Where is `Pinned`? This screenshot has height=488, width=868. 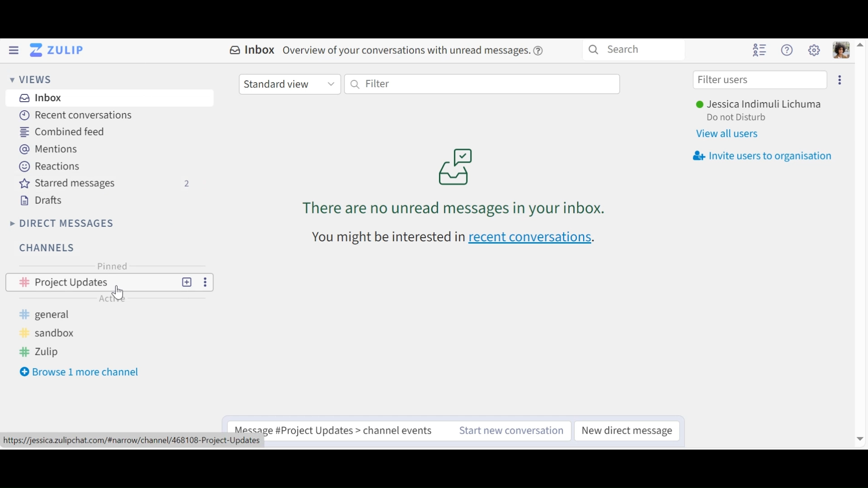 Pinned is located at coordinates (111, 265).